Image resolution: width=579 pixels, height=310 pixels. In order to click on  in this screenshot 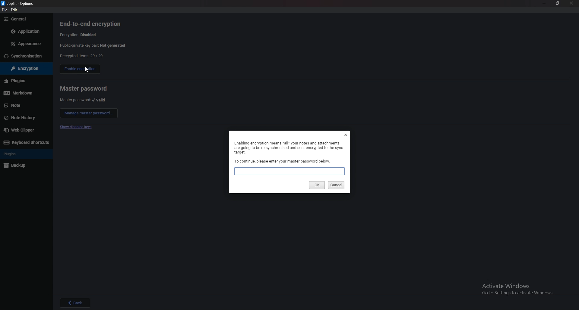, I will do `click(11, 105)`.